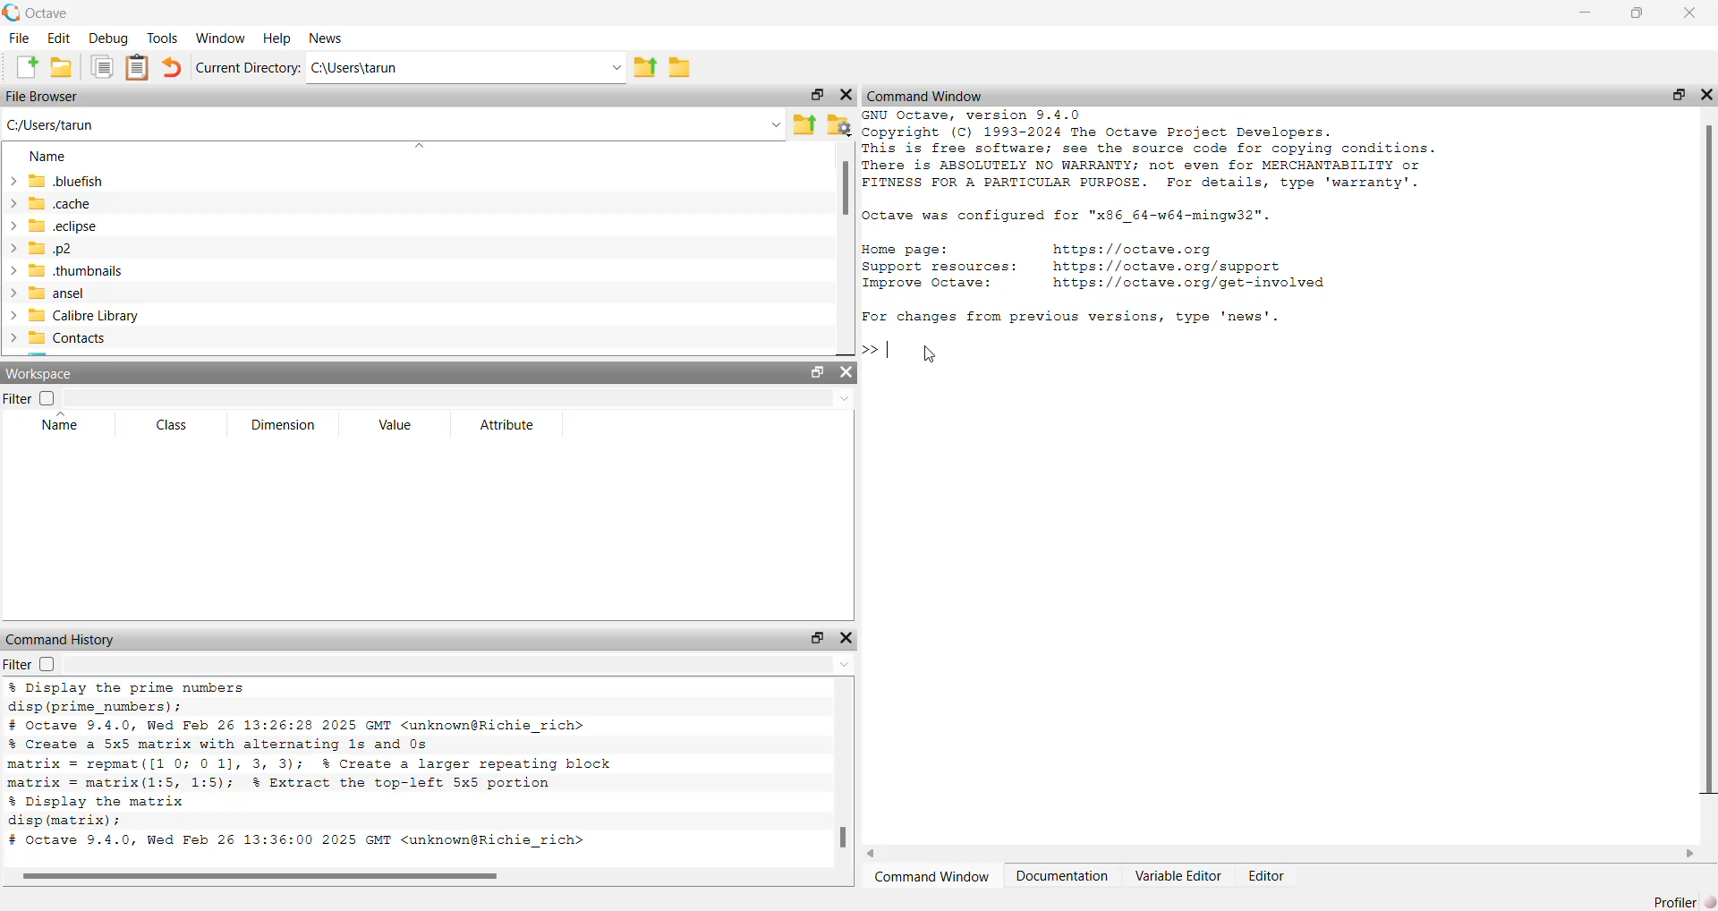  What do you see at coordinates (847, 96) in the screenshot?
I see `hide widget` at bounding box center [847, 96].